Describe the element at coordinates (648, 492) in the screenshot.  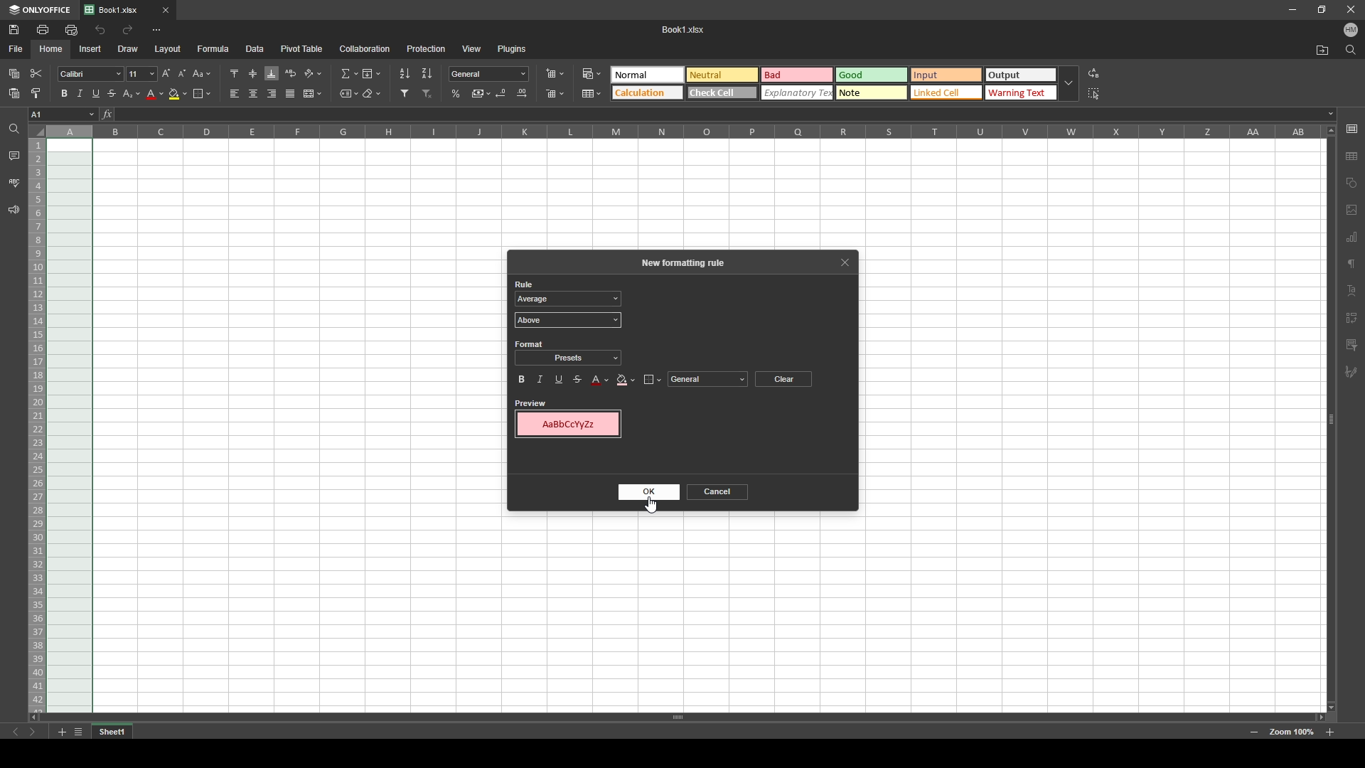
I see `ok` at that location.